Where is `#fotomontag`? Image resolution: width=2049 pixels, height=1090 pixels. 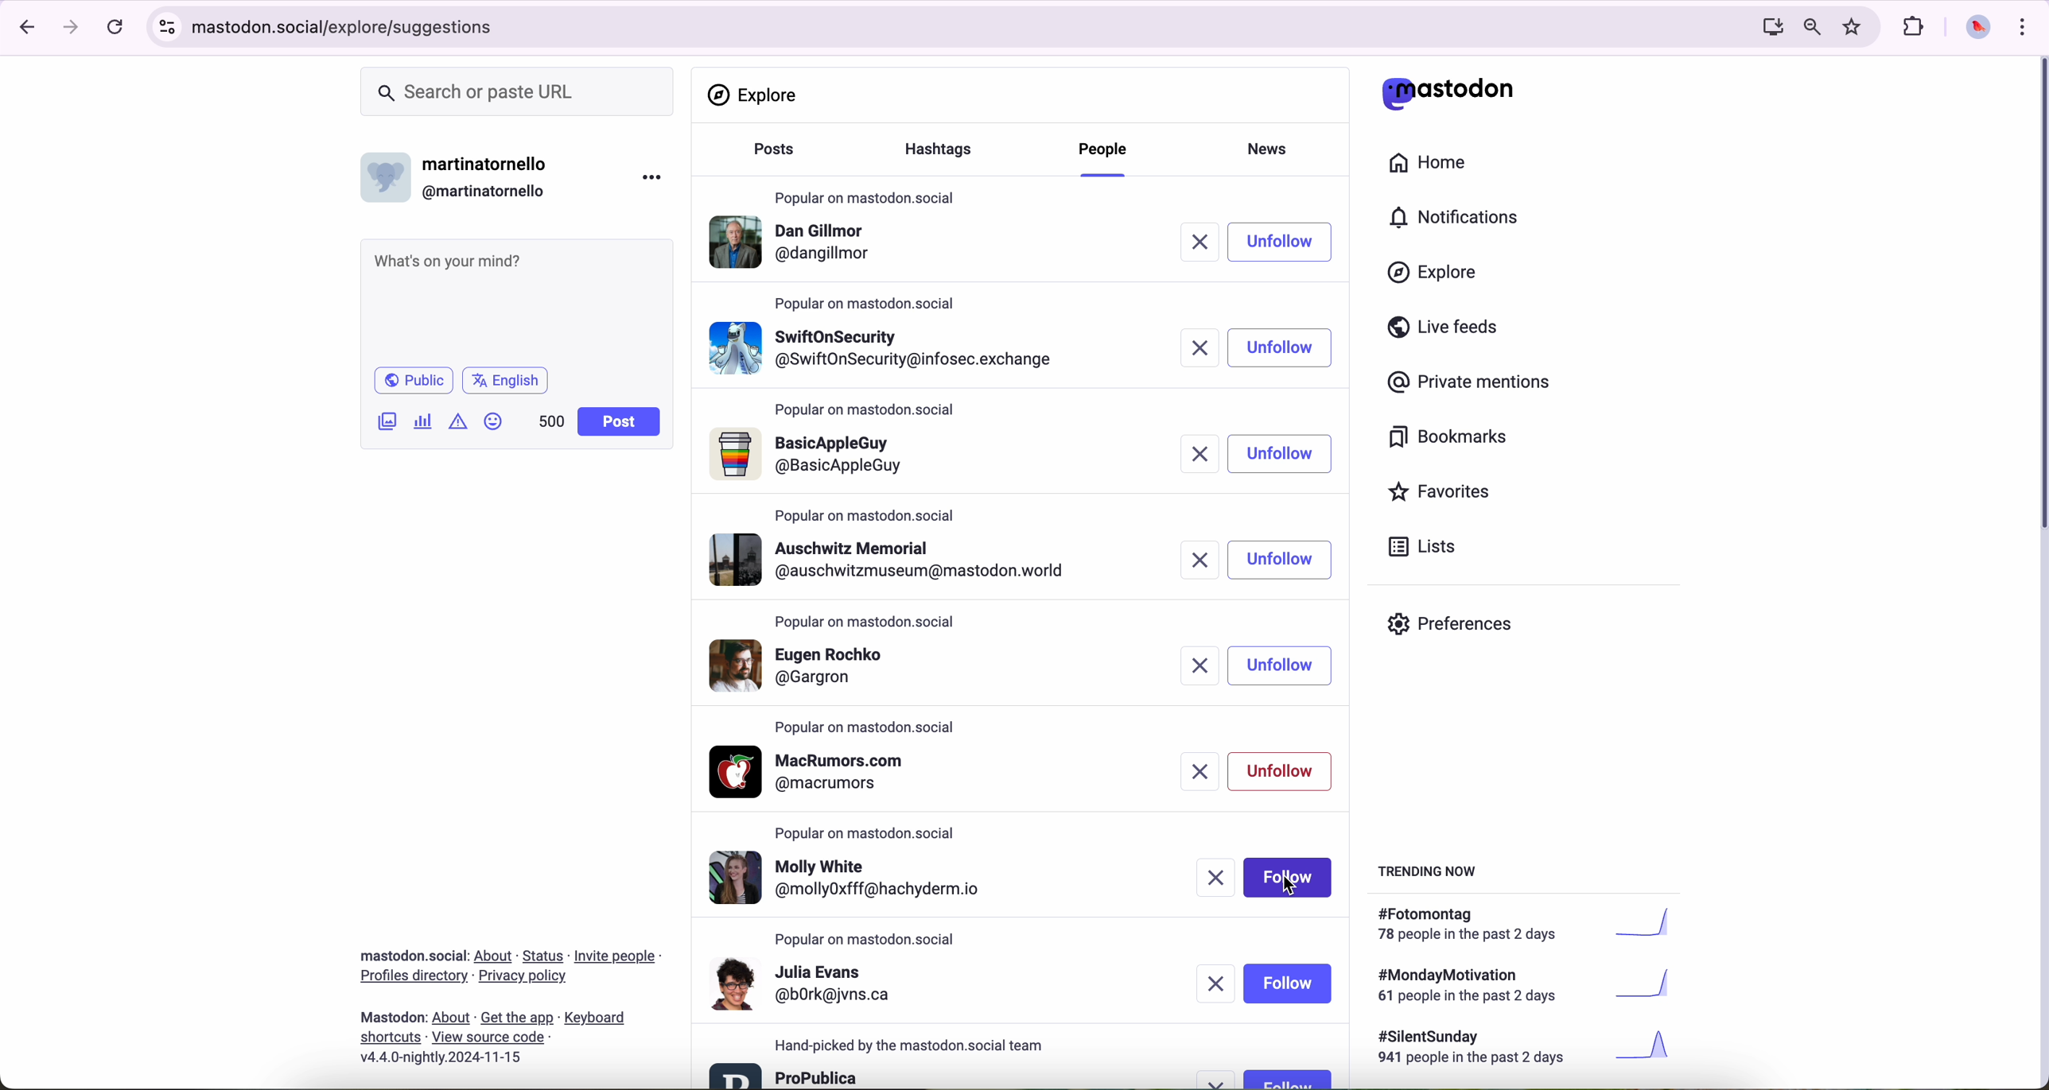
#fotomontag is located at coordinates (1535, 925).